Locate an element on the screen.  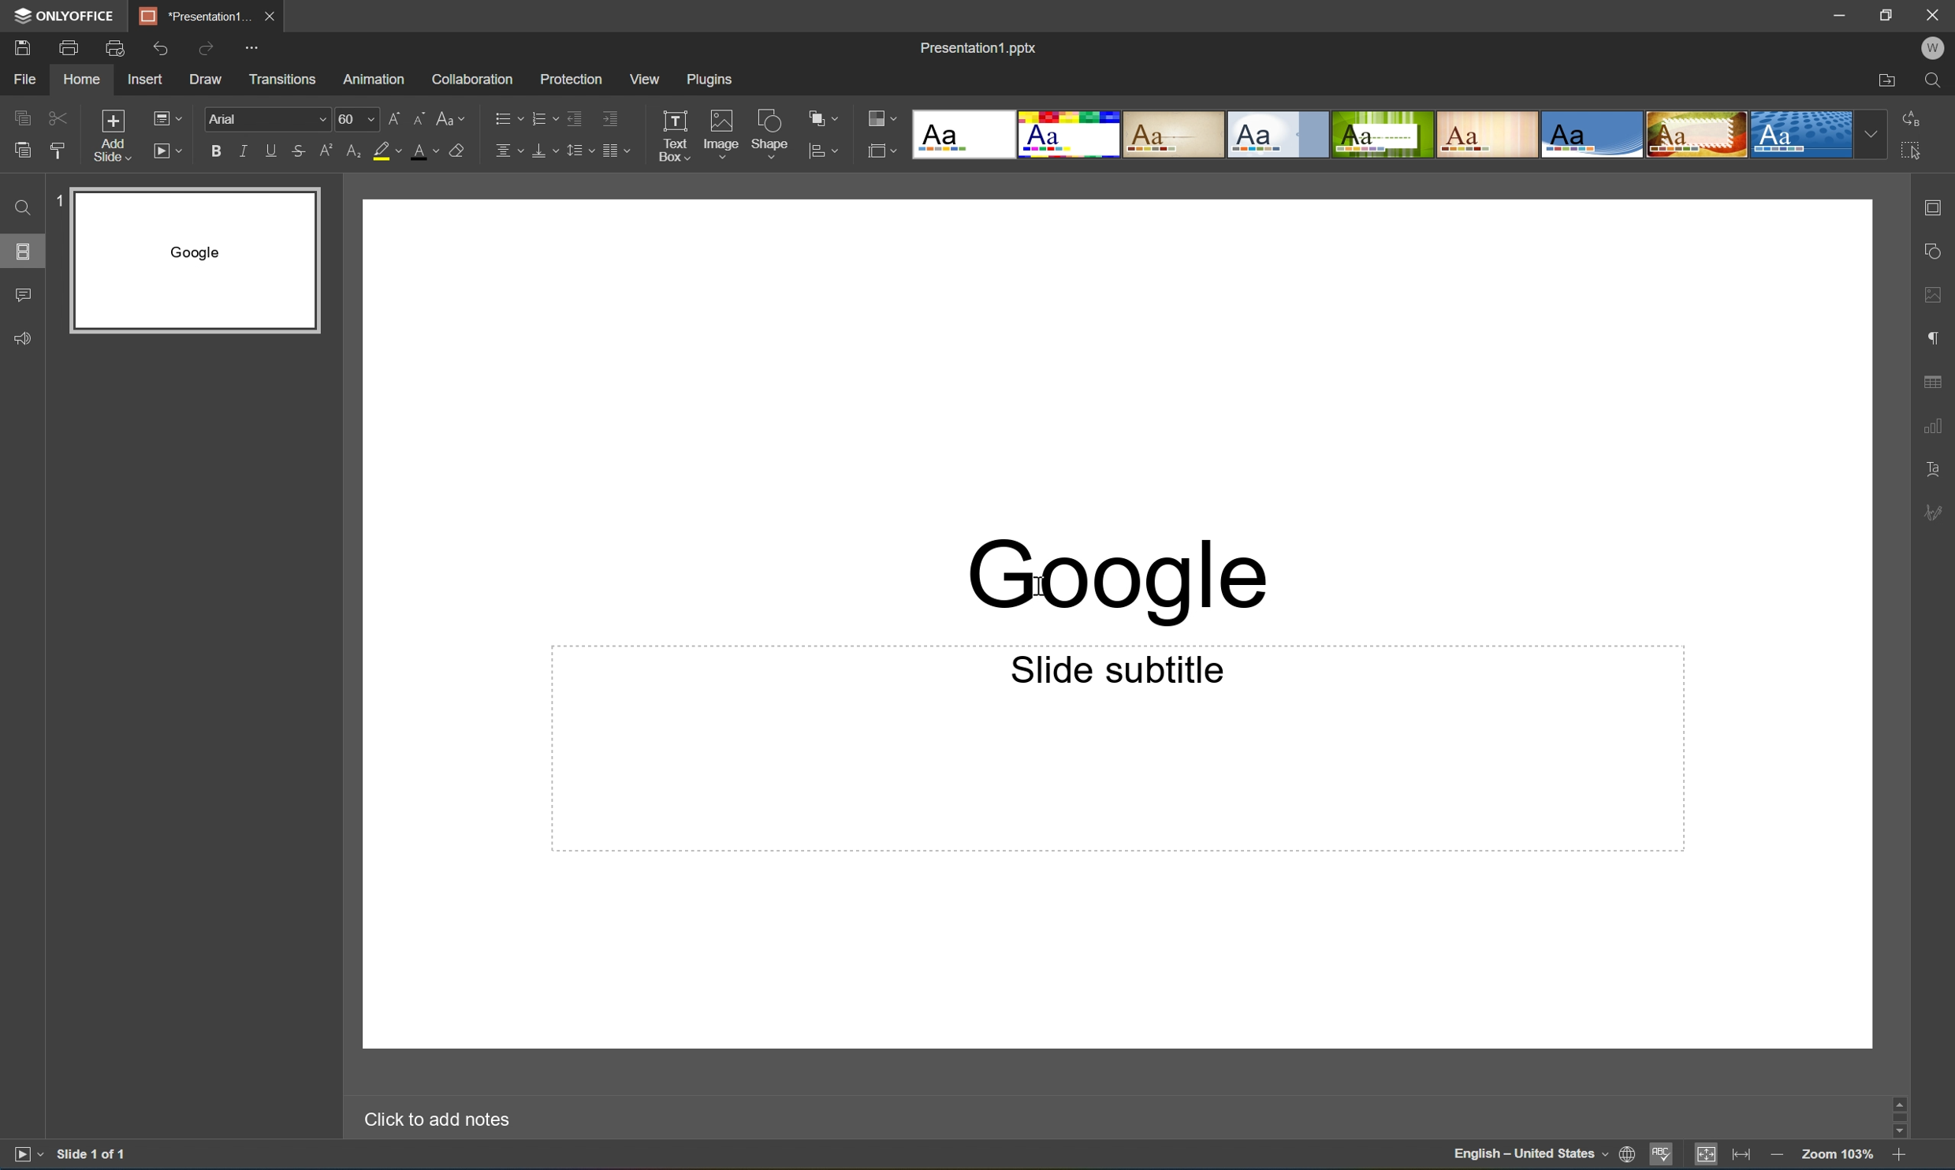
Customize Quick Access Toolbar is located at coordinates (252, 48).